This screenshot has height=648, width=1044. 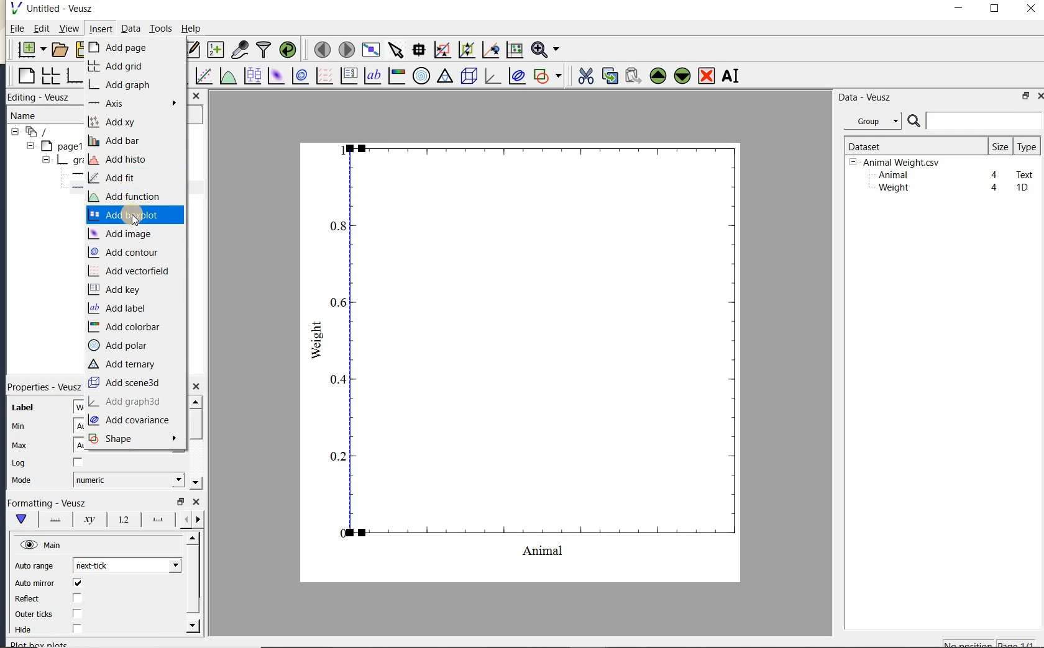 What do you see at coordinates (196, 502) in the screenshot?
I see `close` at bounding box center [196, 502].